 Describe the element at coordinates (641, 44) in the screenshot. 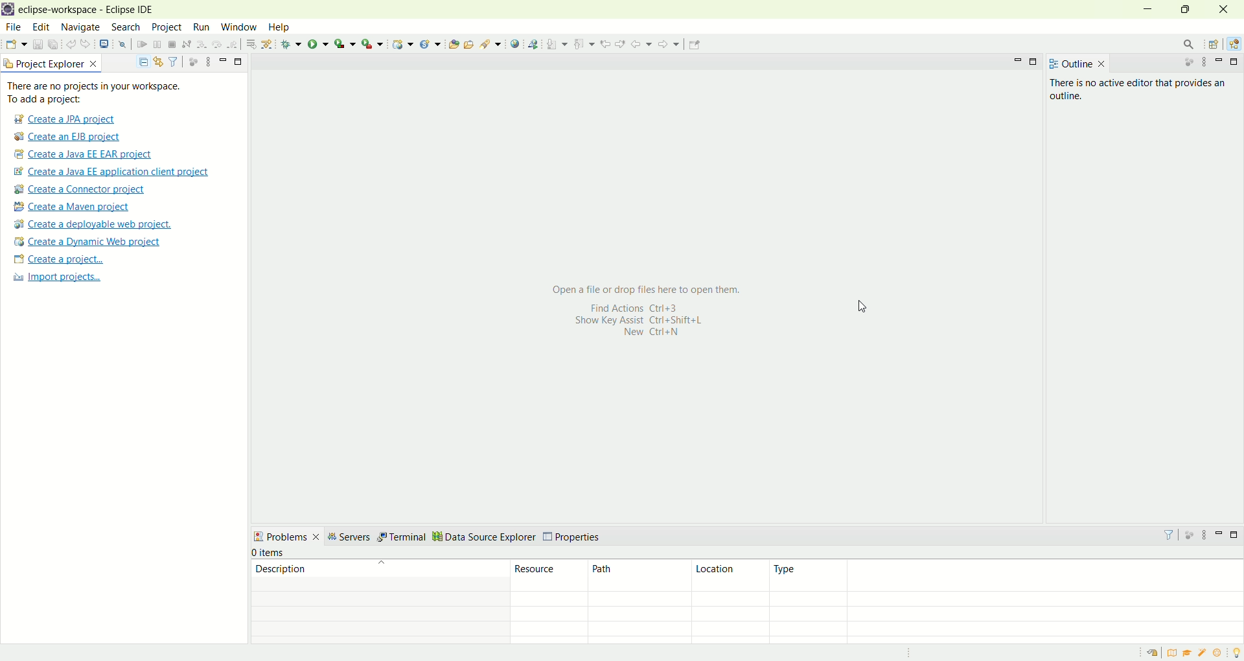

I see `back` at that location.